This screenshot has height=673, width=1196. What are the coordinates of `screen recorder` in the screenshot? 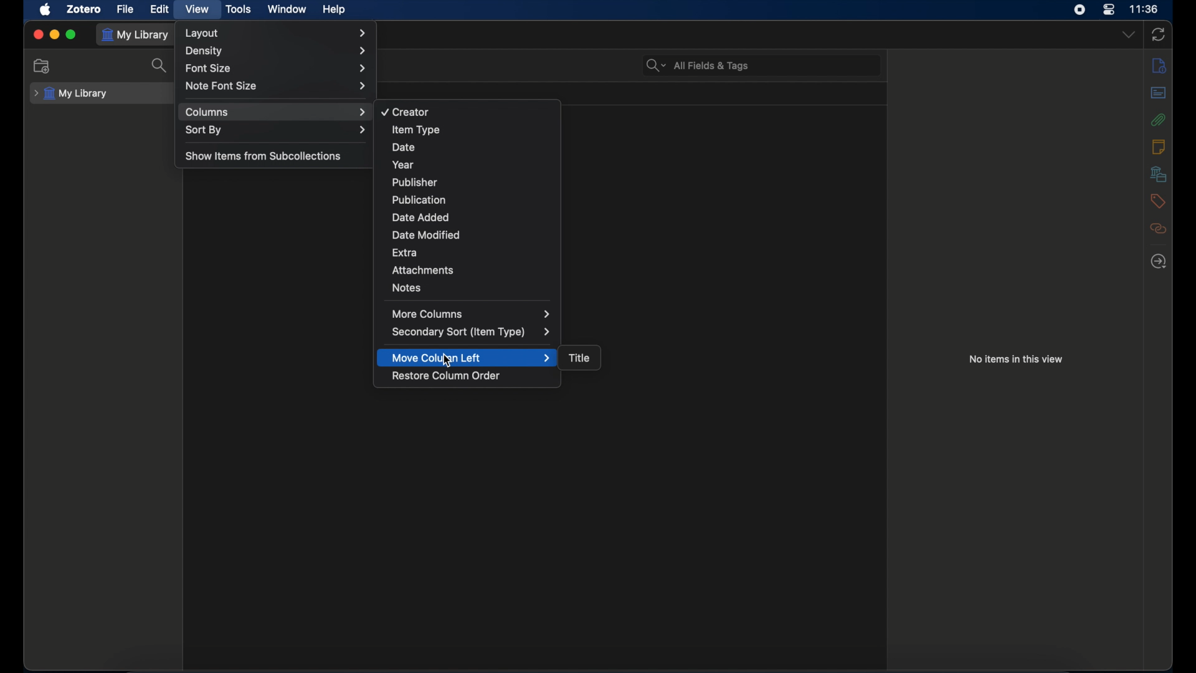 It's located at (1080, 9).